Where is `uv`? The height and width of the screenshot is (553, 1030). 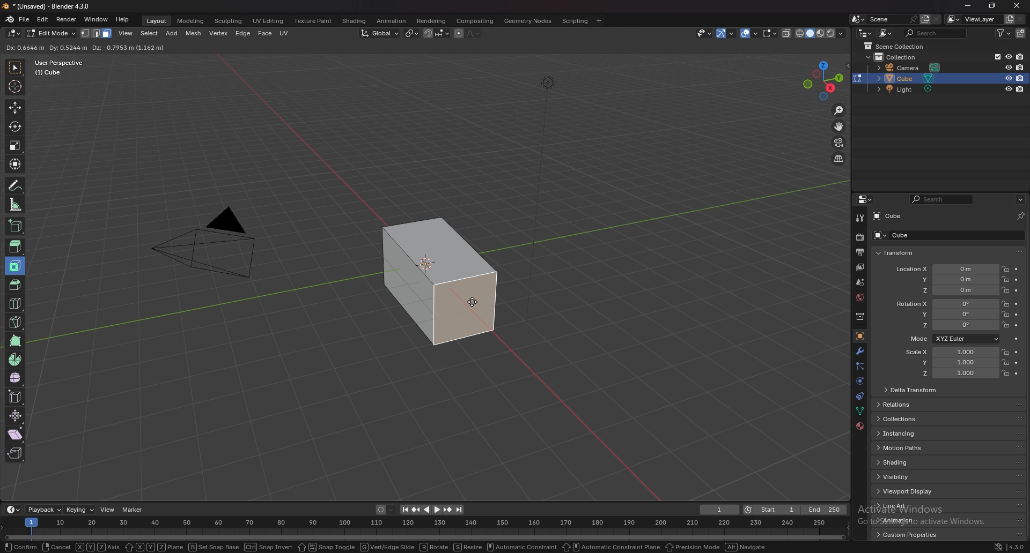
uv is located at coordinates (285, 33).